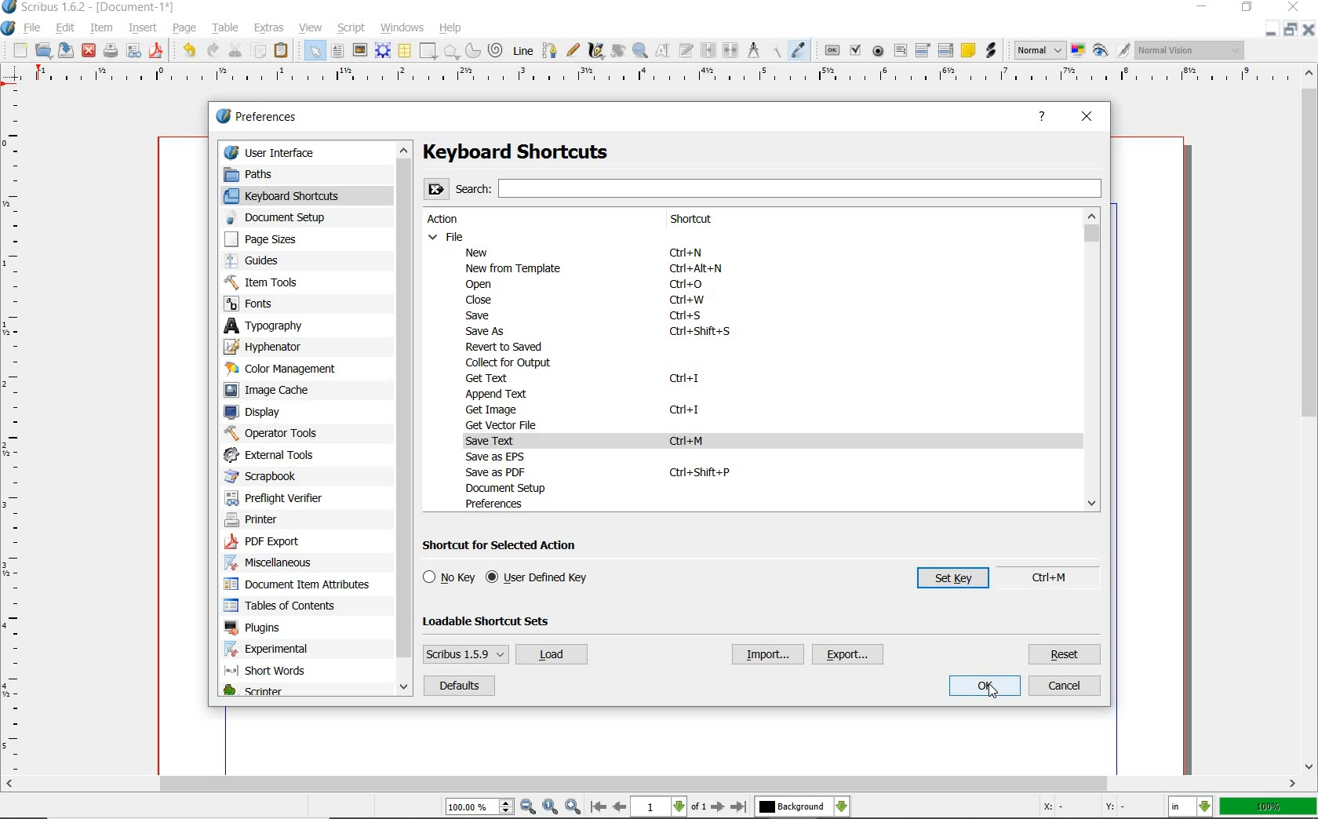 Image resolution: width=1318 pixels, height=819 pixels. I want to click on copy item properties, so click(777, 51).